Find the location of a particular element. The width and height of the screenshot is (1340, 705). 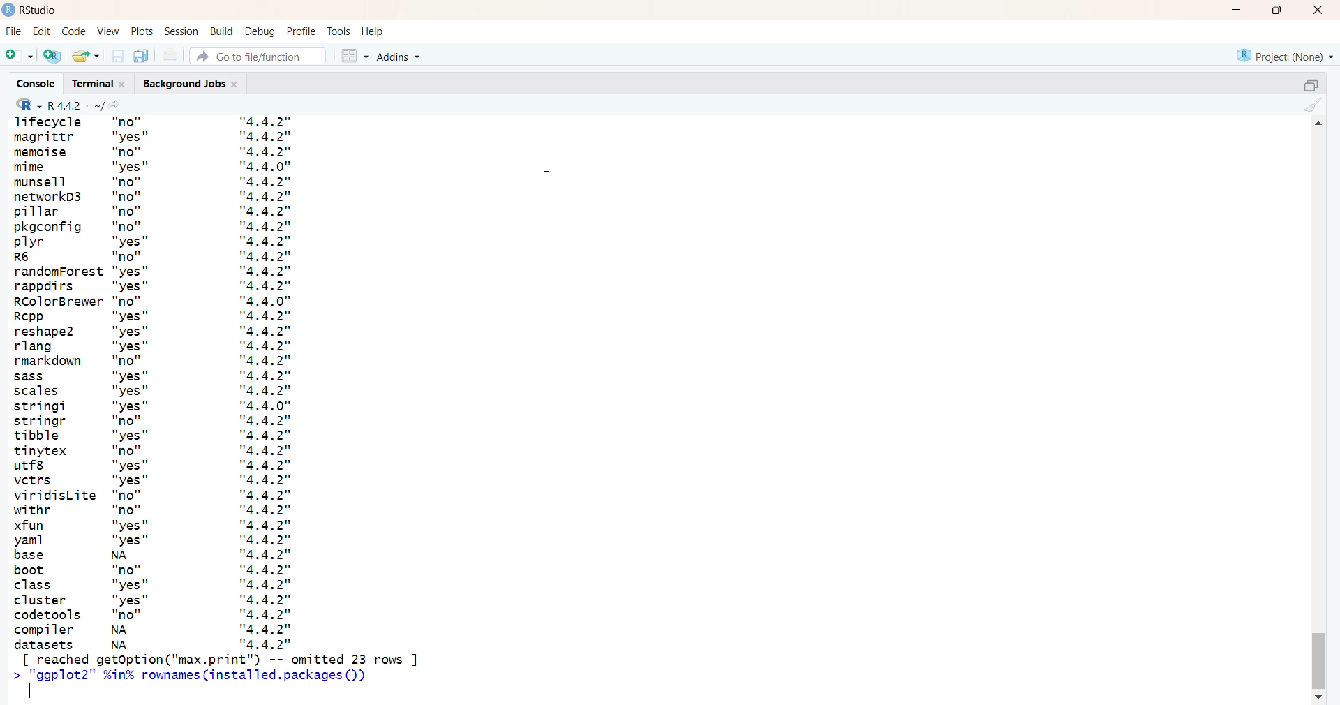

view the current working directory is located at coordinates (115, 106).